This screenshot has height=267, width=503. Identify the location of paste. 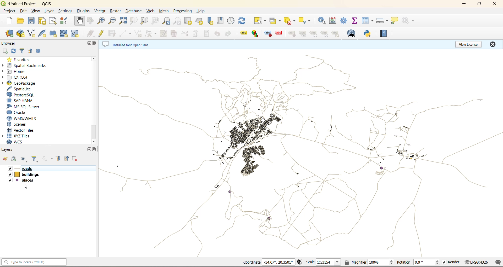
(207, 34).